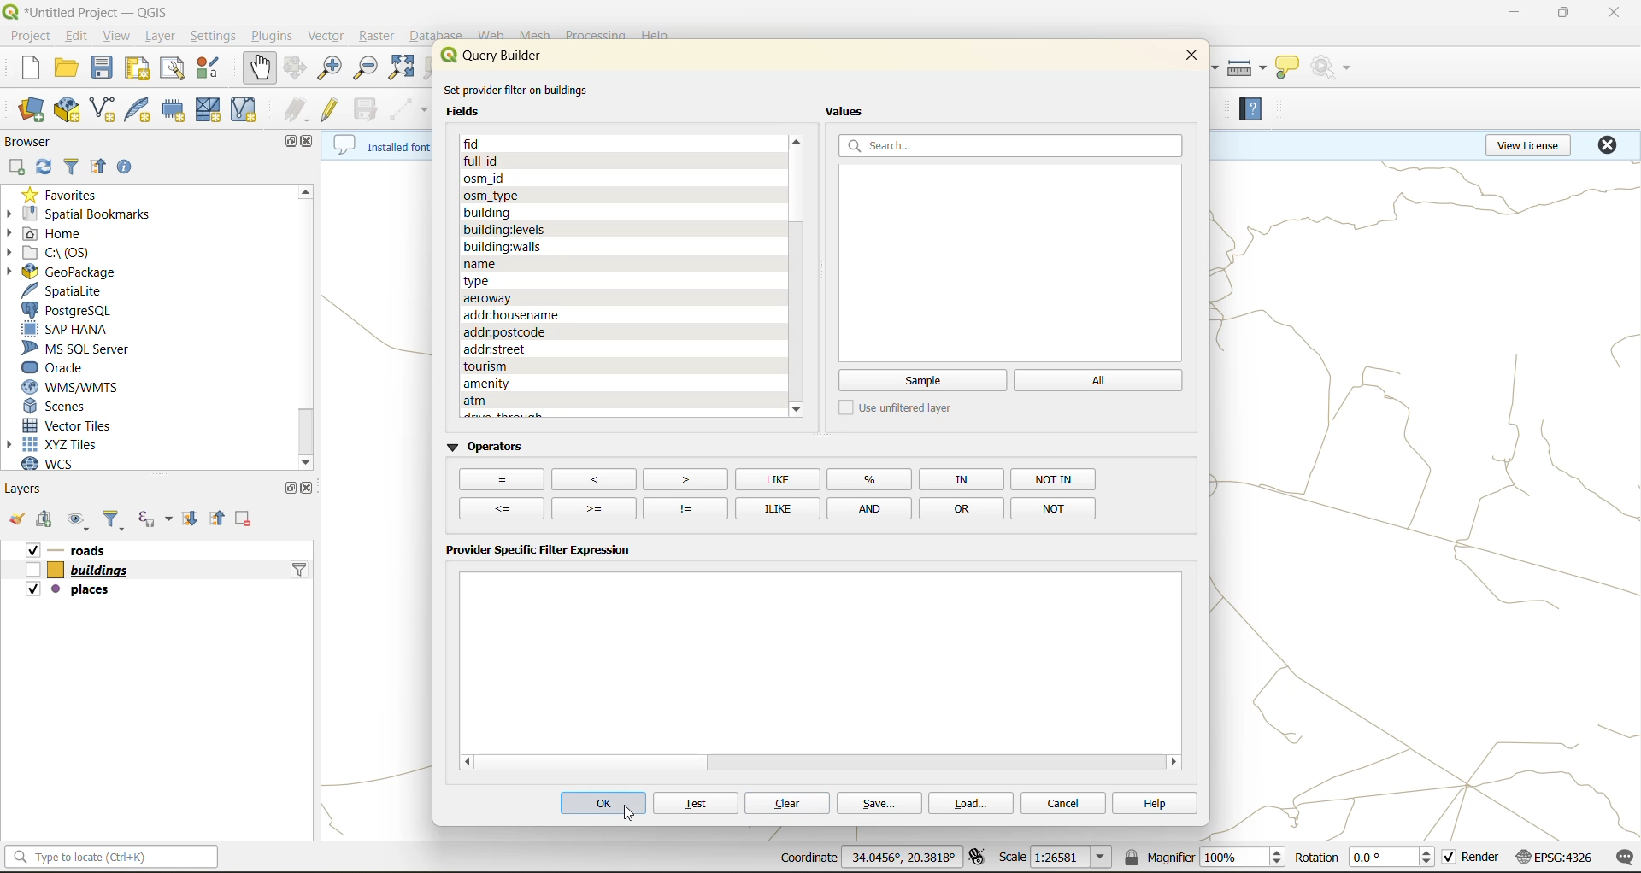 The width and height of the screenshot is (1641, 873). What do you see at coordinates (1052, 507) in the screenshot?
I see `opertators` at bounding box center [1052, 507].